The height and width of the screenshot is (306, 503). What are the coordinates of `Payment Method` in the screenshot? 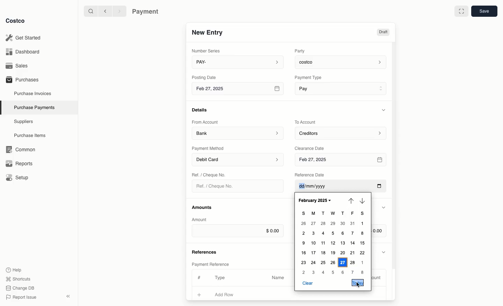 It's located at (209, 148).